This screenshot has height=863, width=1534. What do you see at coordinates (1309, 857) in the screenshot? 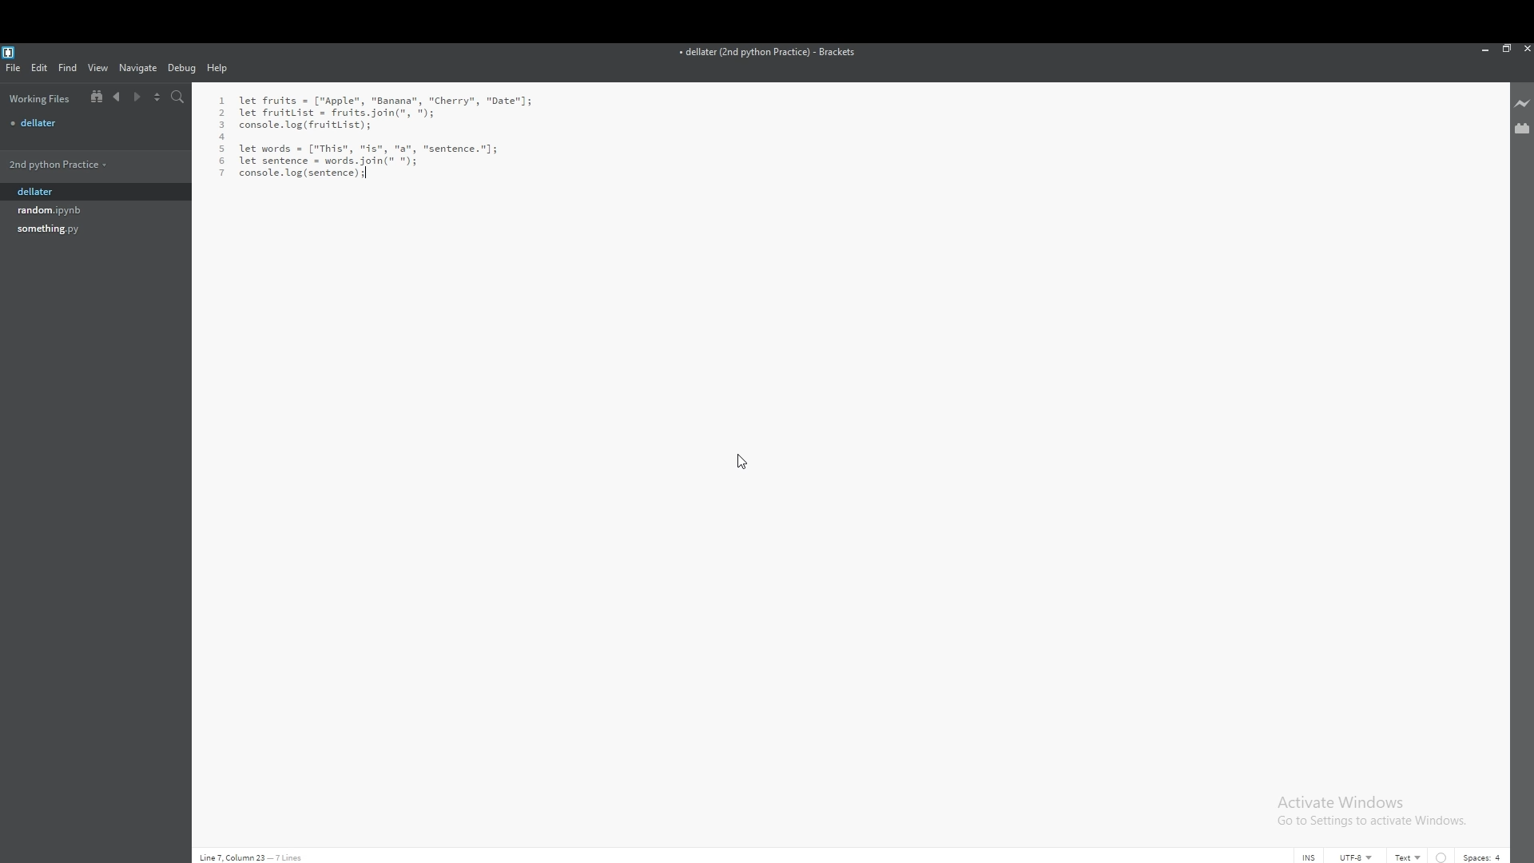
I see `cursor mode` at bounding box center [1309, 857].